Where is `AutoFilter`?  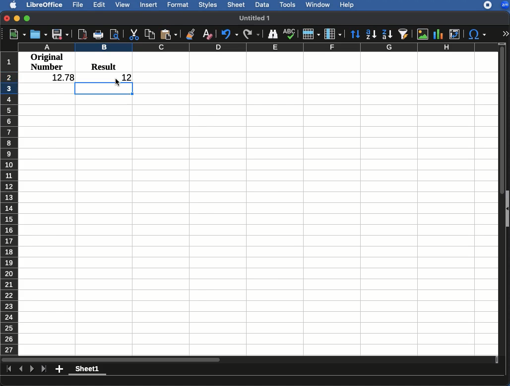 AutoFilter is located at coordinates (403, 34).